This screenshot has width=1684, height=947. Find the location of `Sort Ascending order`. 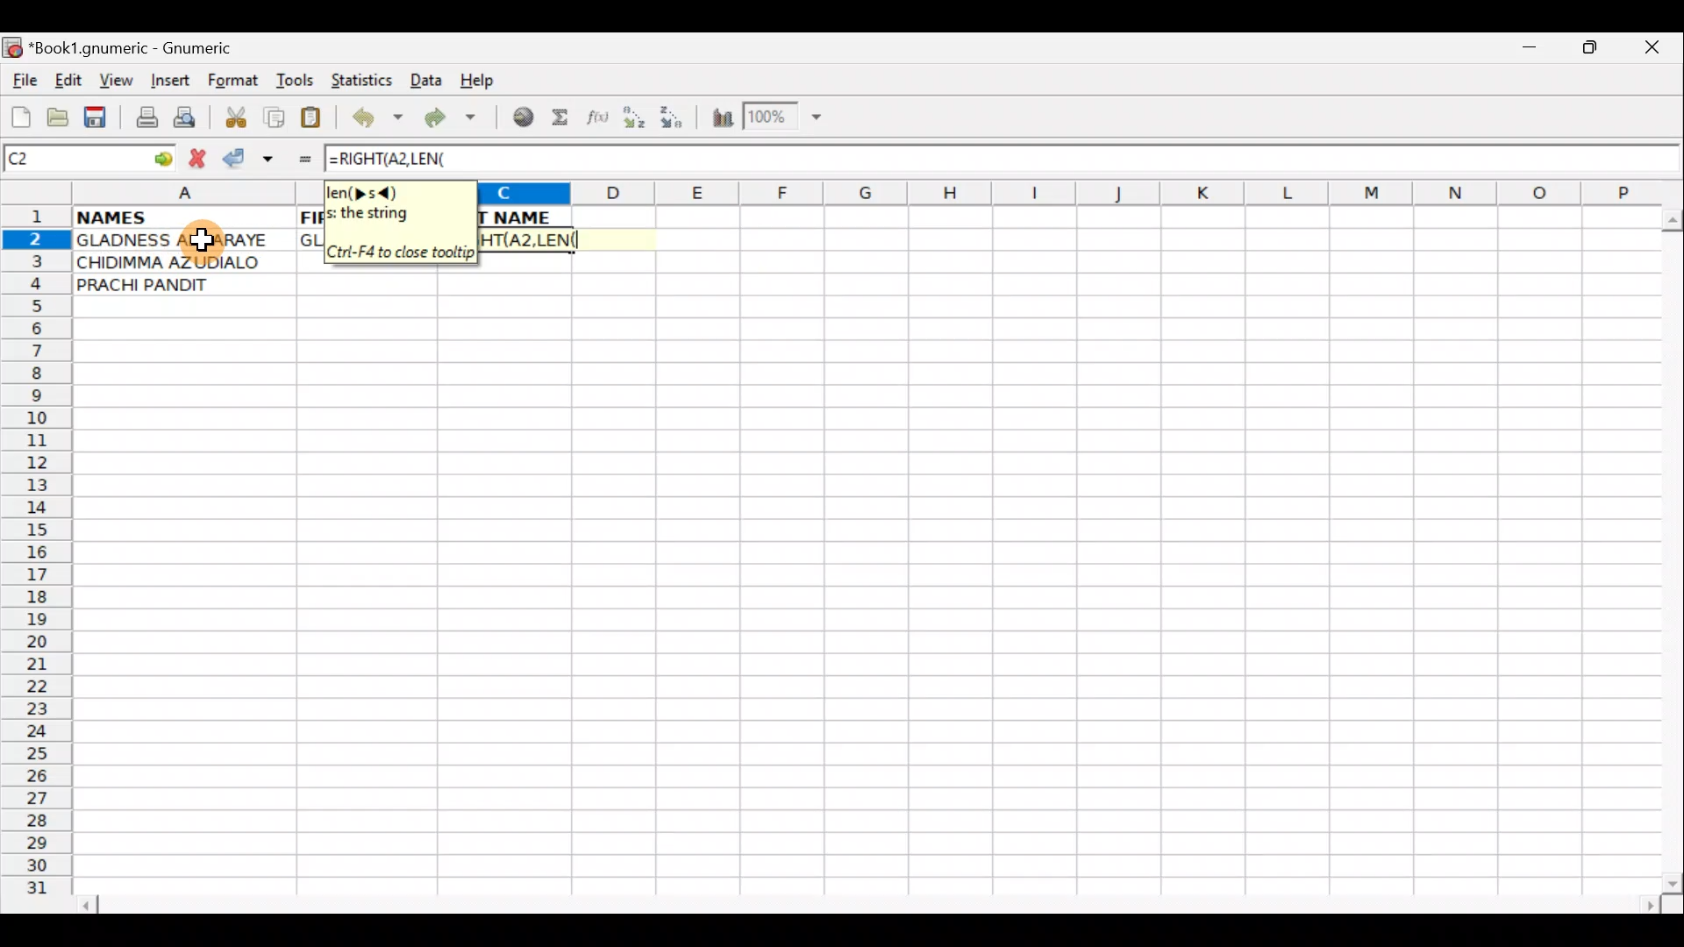

Sort Ascending order is located at coordinates (639, 121).